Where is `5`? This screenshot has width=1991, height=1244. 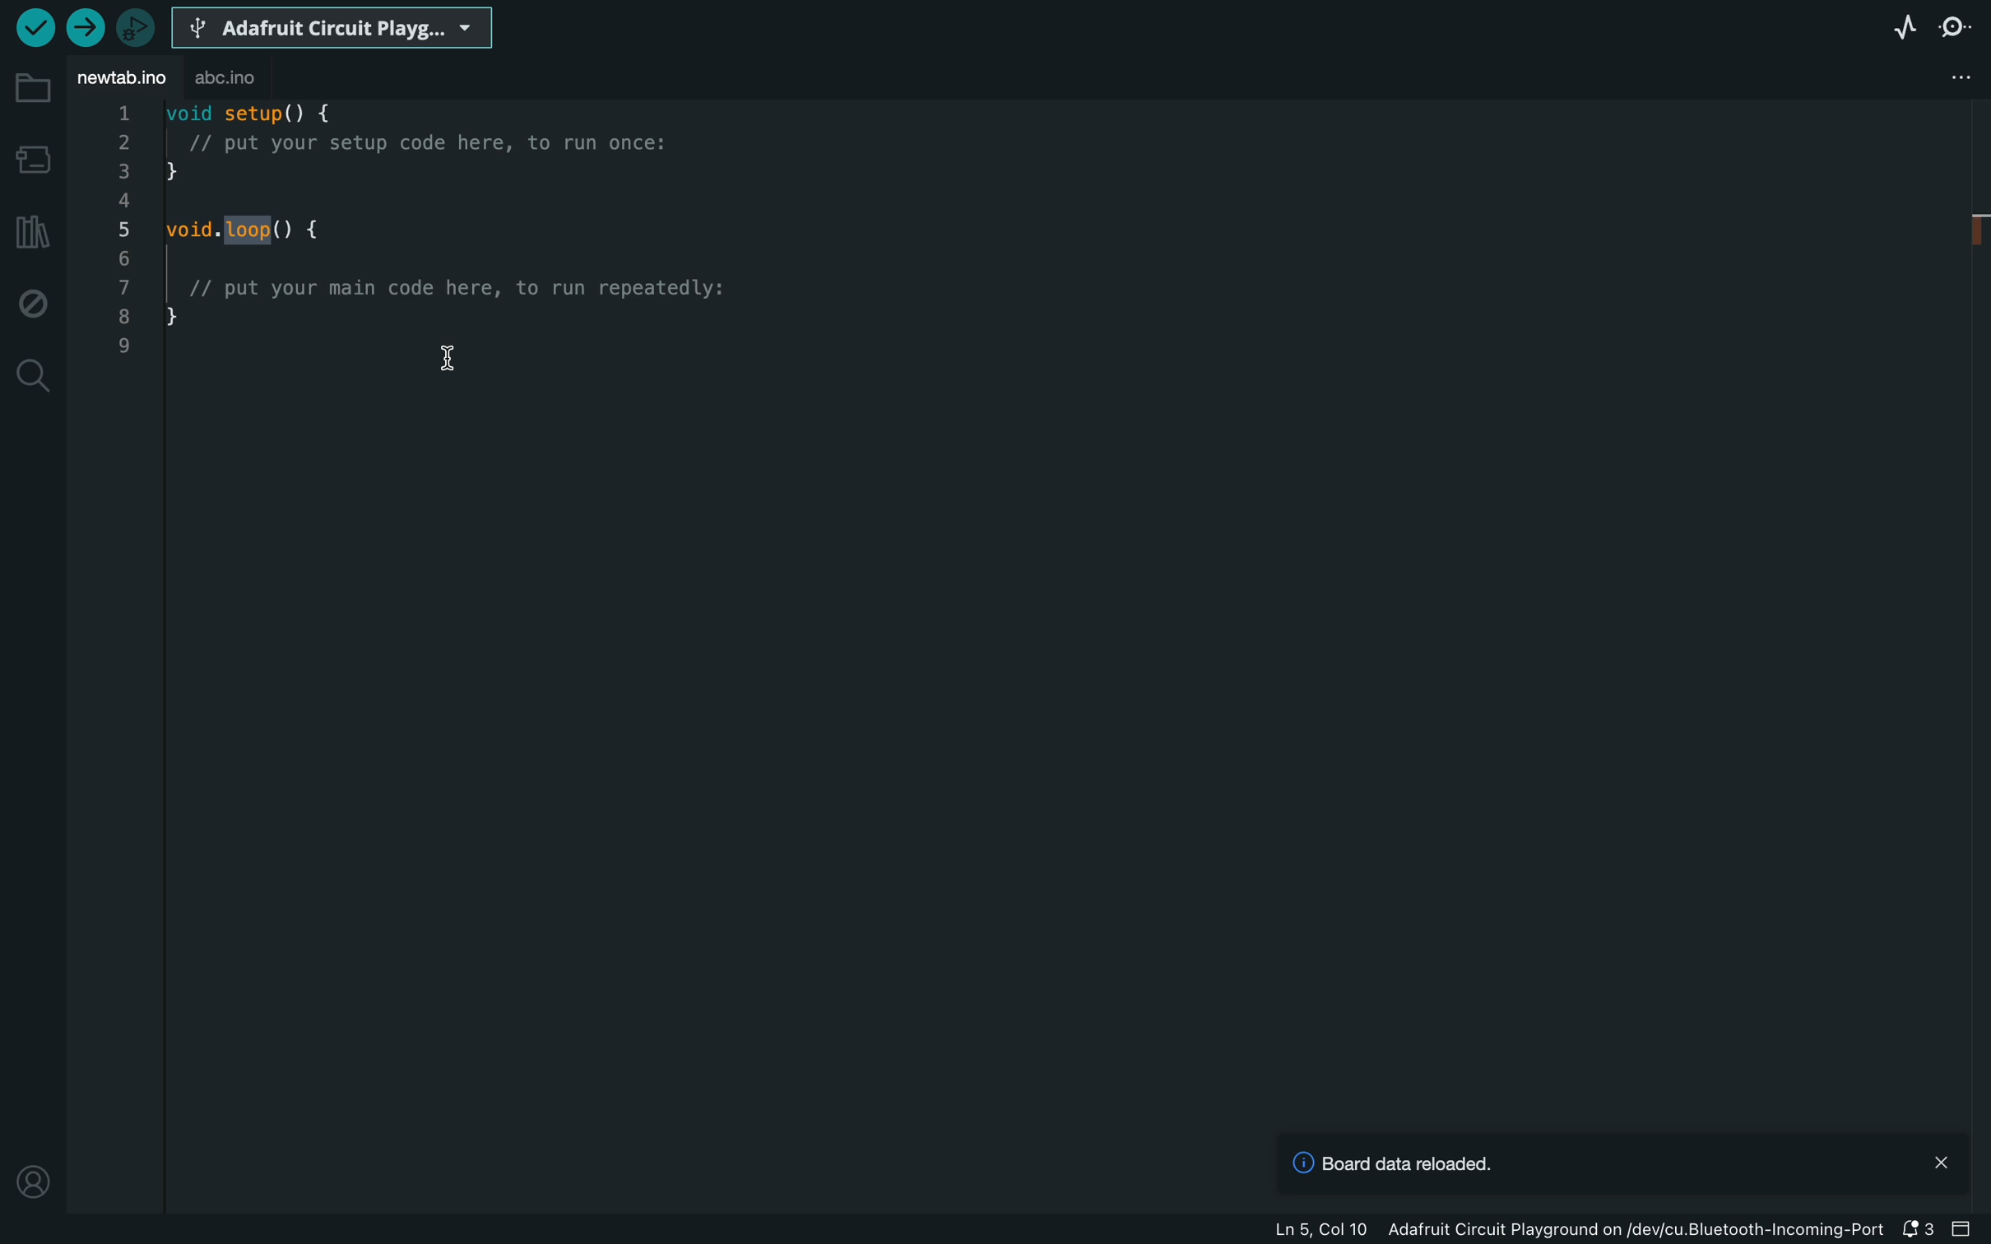
5 is located at coordinates (123, 230).